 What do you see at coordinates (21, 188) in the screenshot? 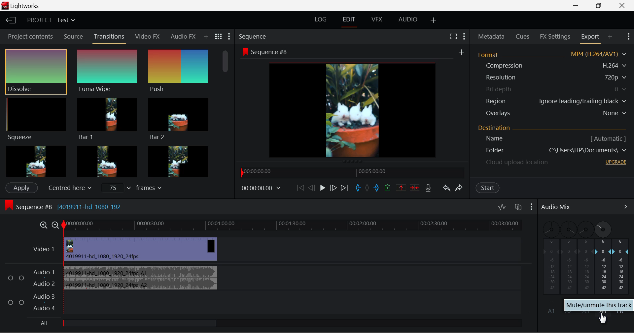
I see `Apply` at bounding box center [21, 188].